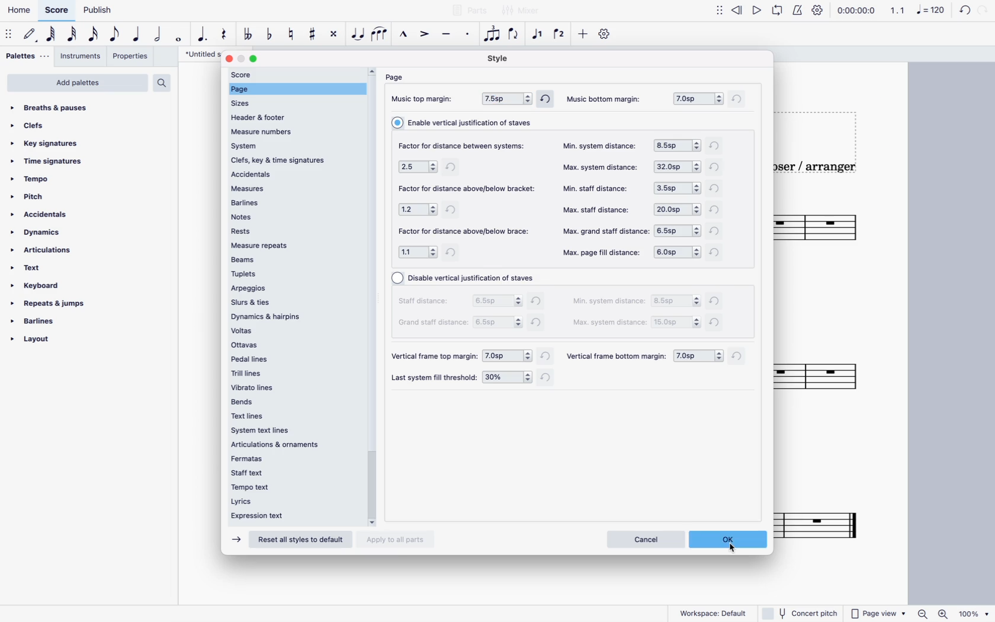 This screenshot has width=995, height=622. Describe the element at coordinates (933, 12) in the screenshot. I see `Note 120` at that location.